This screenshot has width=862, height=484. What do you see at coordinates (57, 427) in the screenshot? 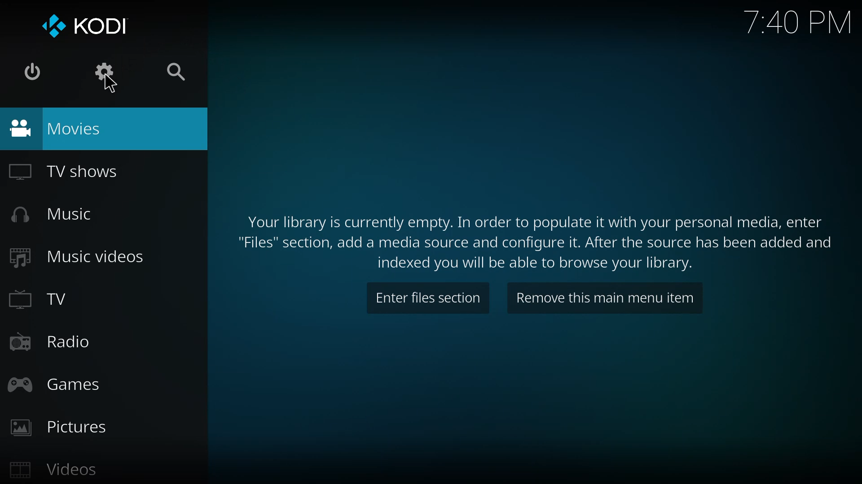
I see `pictures` at bounding box center [57, 427].